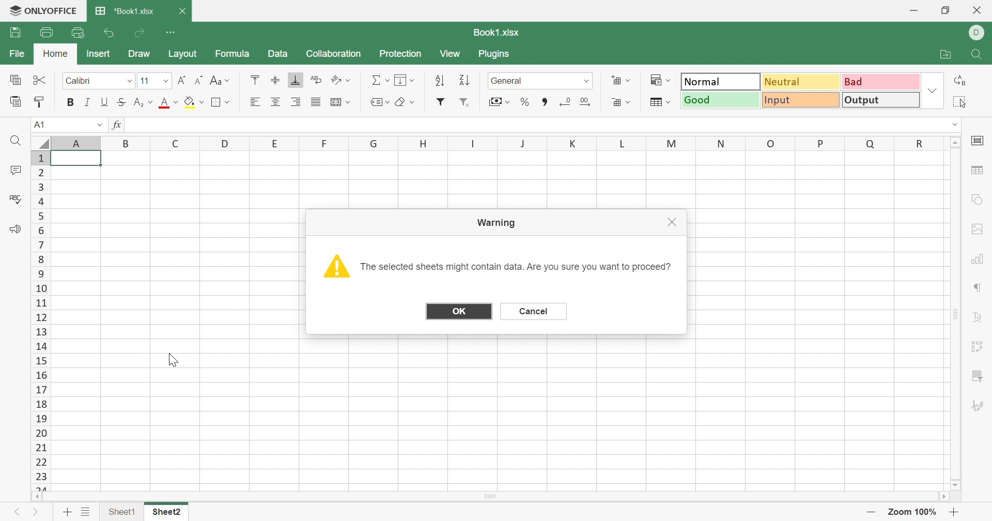 The image size is (992, 521). Describe the element at coordinates (332, 54) in the screenshot. I see `Collaboration` at that location.